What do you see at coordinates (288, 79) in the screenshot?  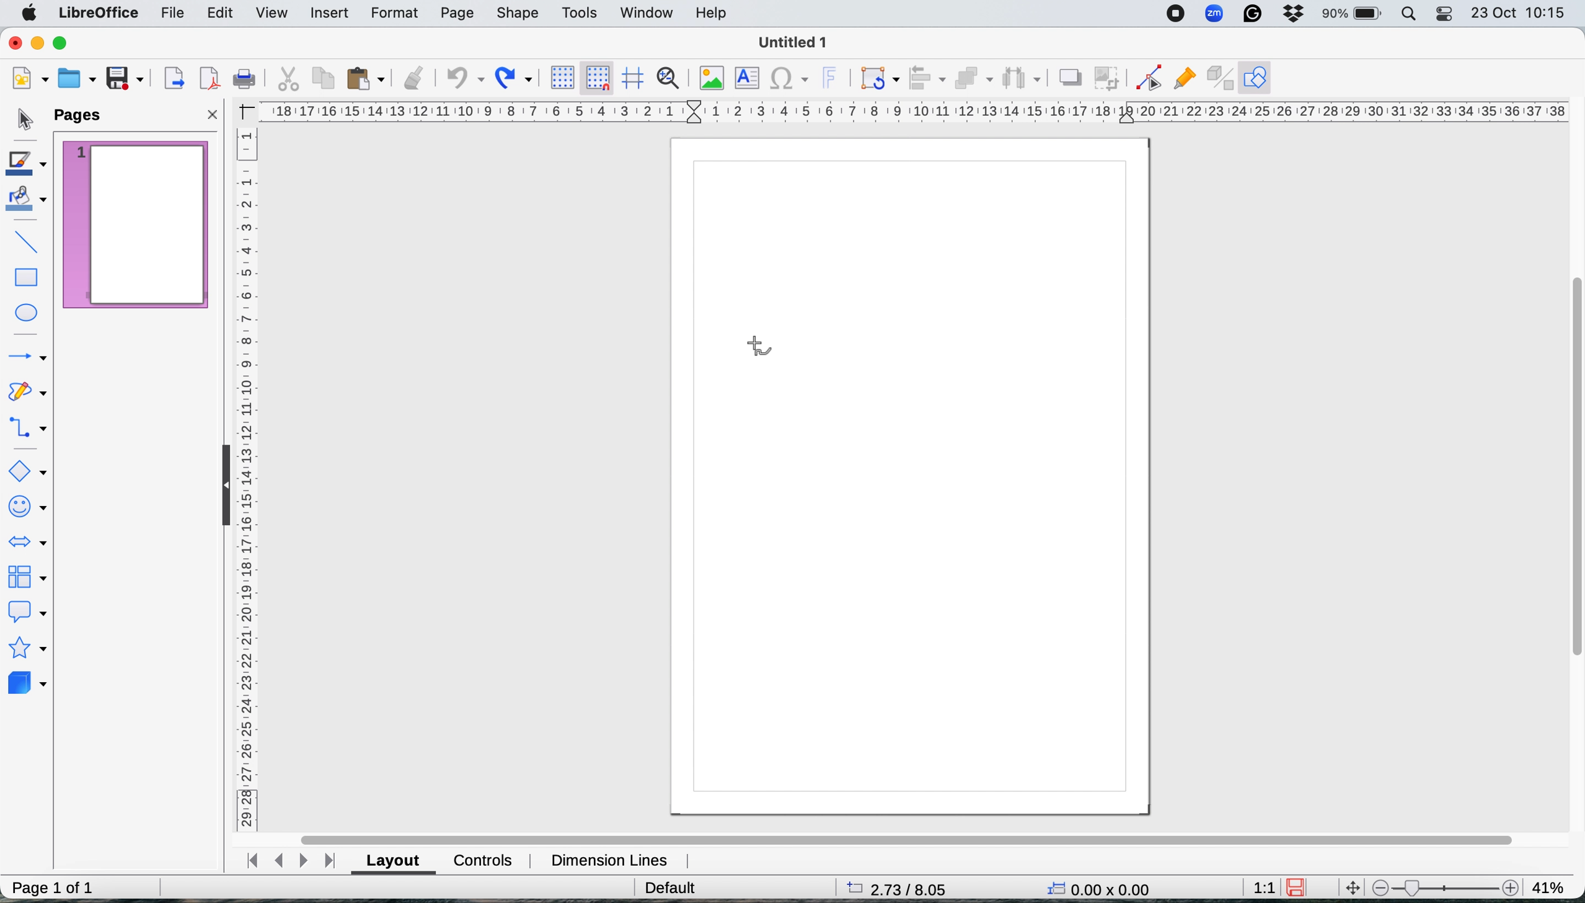 I see `cut` at bounding box center [288, 79].